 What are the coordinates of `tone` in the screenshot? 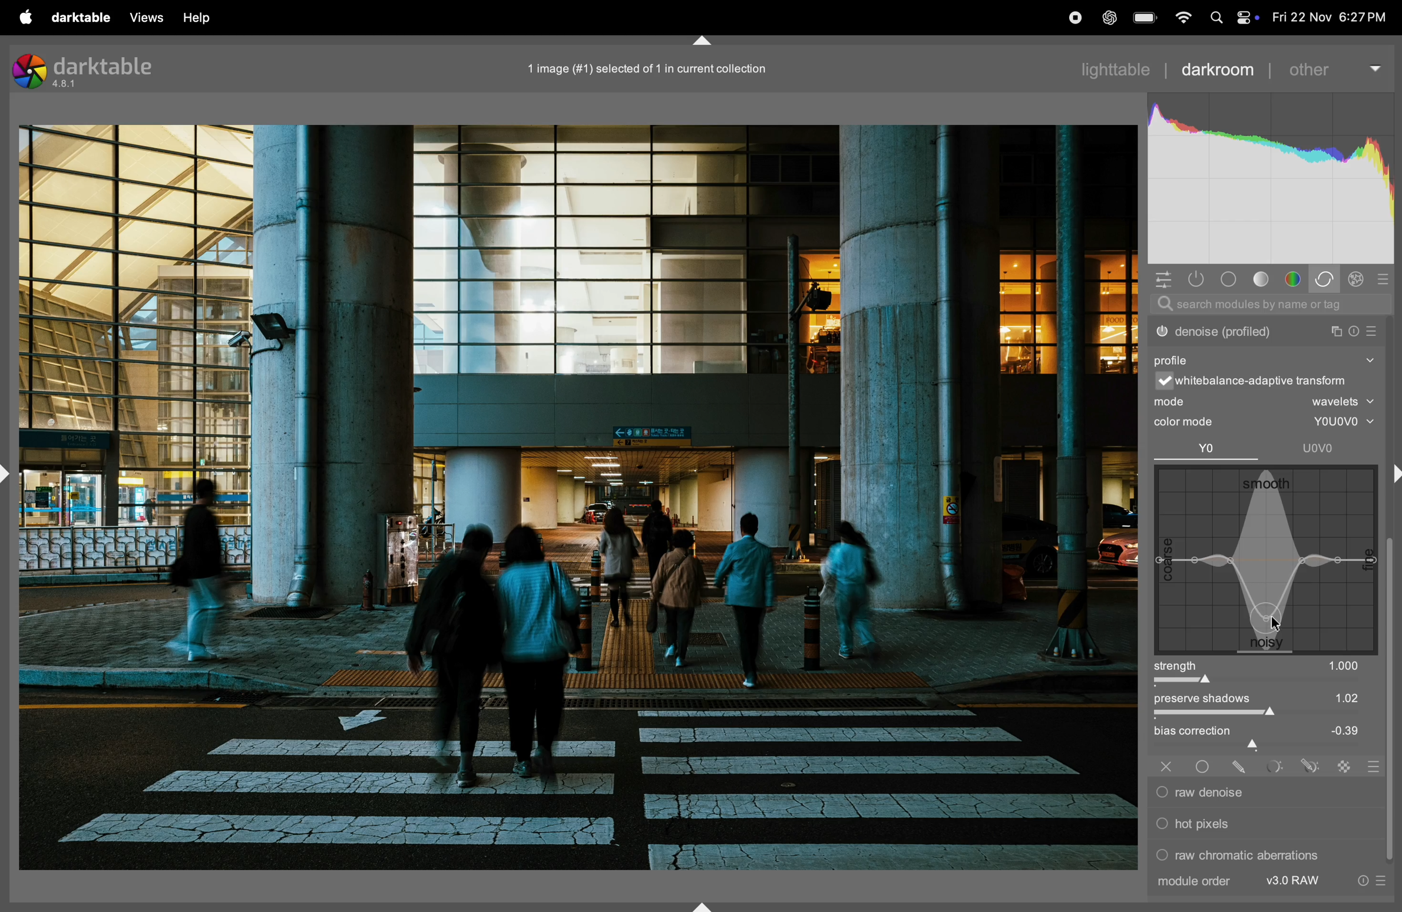 It's located at (1263, 279).